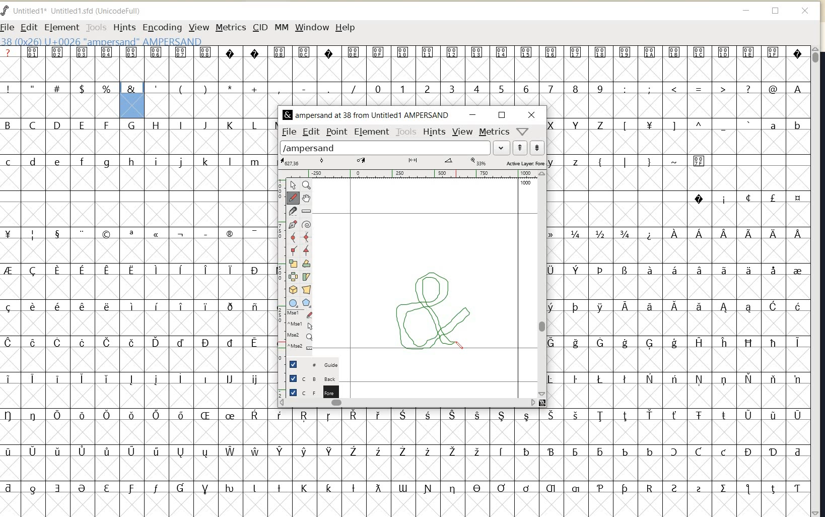 The image size is (825, 517). What do you see at coordinates (494, 133) in the screenshot?
I see `METRICS` at bounding box center [494, 133].